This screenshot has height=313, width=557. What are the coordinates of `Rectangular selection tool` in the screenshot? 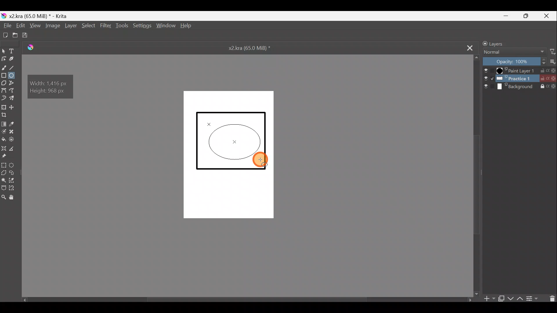 It's located at (4, 165).